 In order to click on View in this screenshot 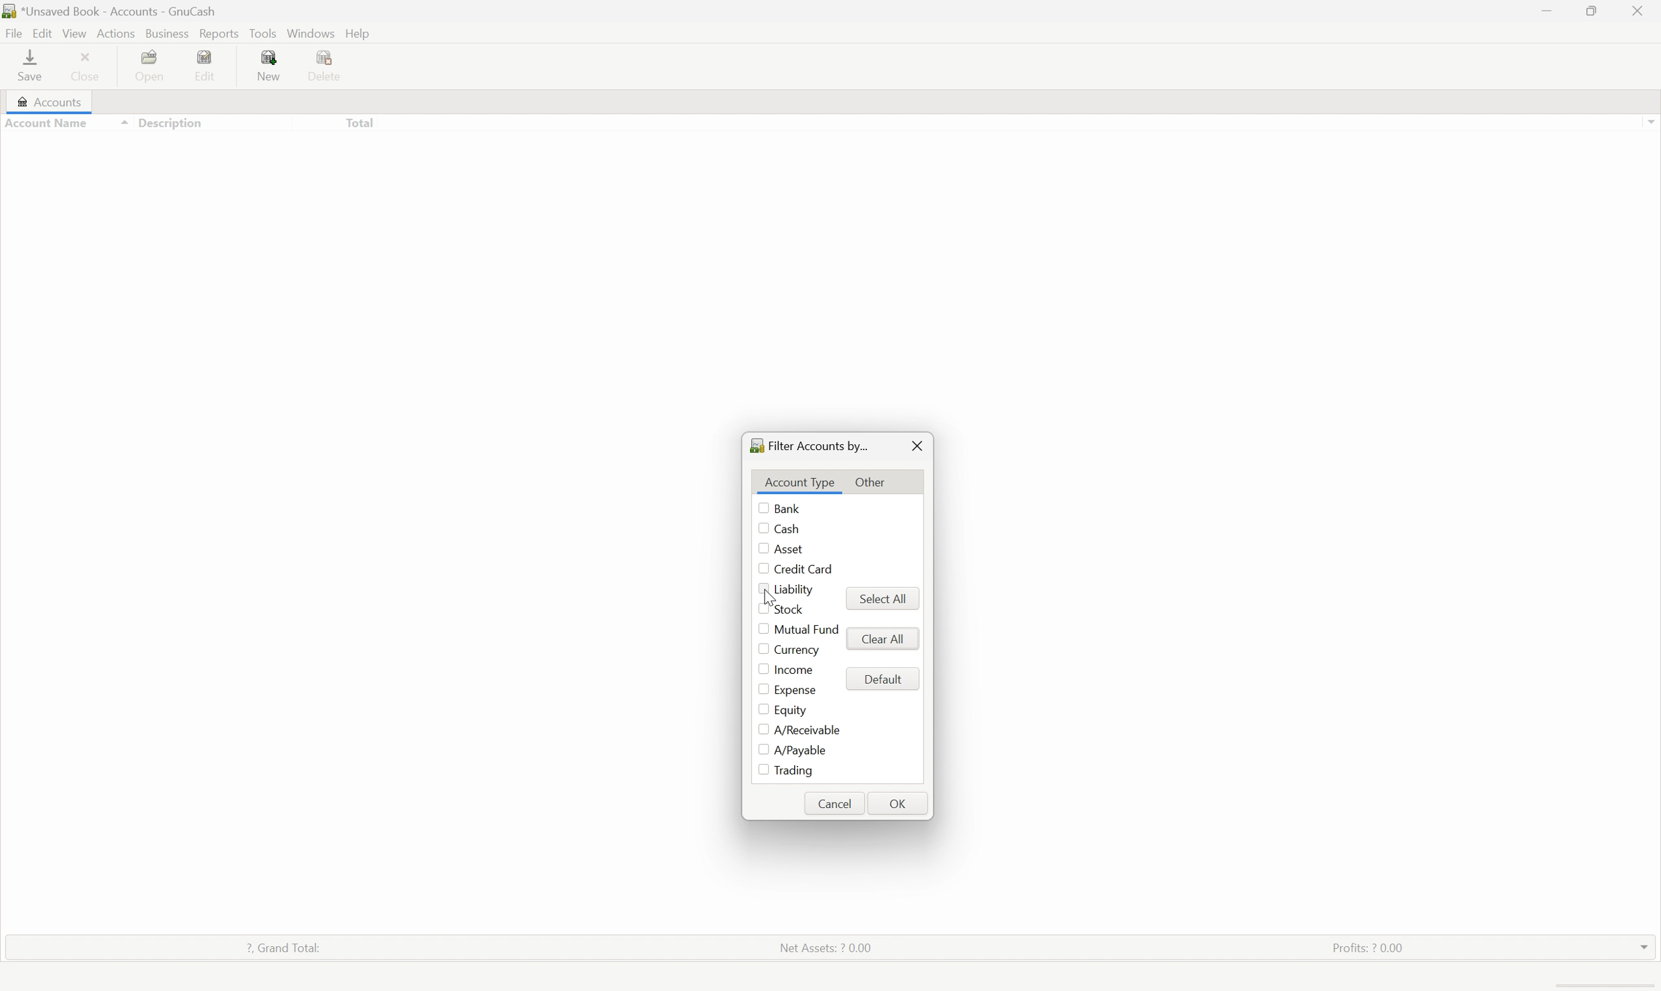, I will do `click(75, 33)`.